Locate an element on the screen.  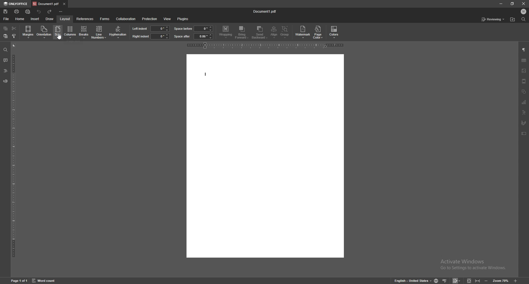
cut is located at coordinates (14, 28).